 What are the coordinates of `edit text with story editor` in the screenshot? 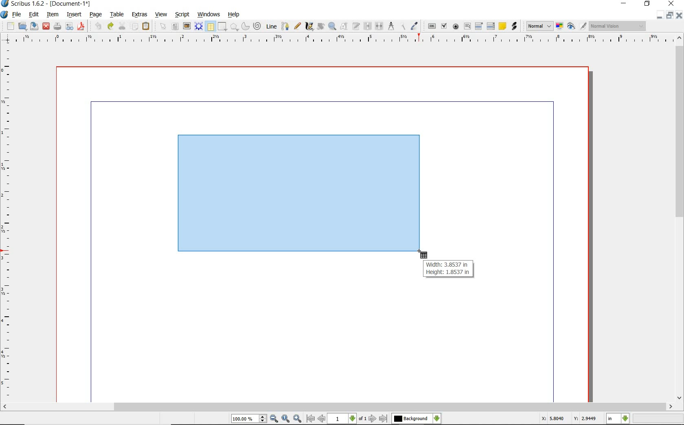 It's located at (356, 26).